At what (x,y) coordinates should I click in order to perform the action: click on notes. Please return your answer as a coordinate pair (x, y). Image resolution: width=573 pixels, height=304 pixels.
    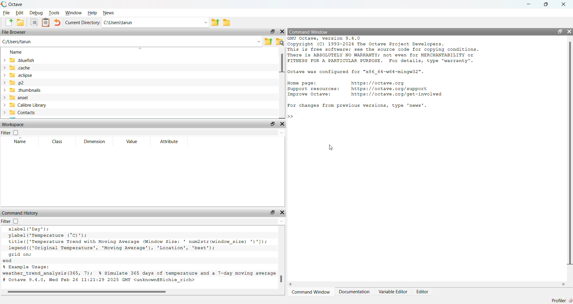
    Looking at the image, I should click on (46, 23).